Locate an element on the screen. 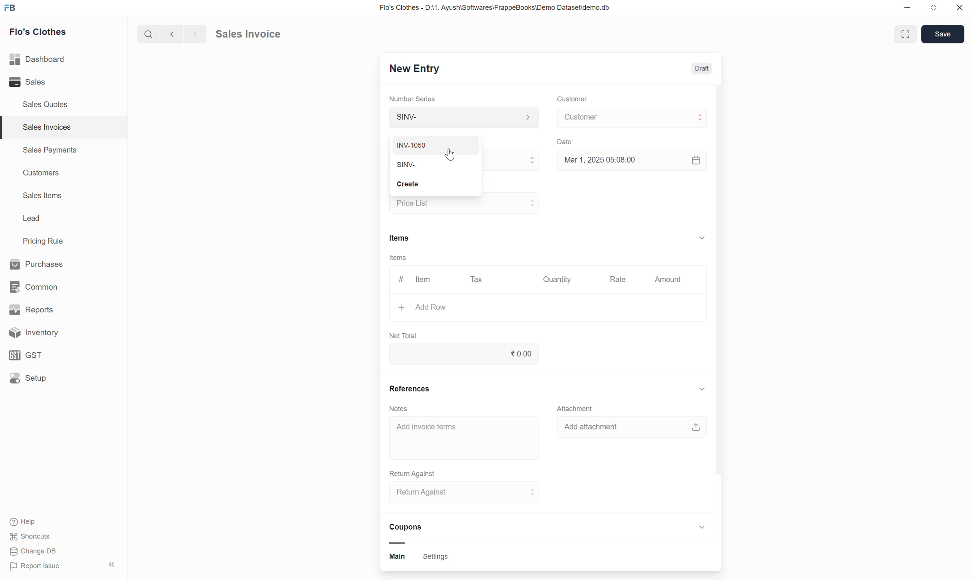  CURSOR is located at coordinates (450, 157).